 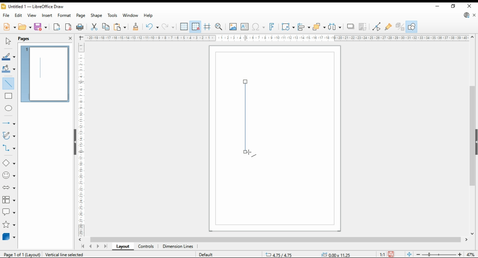 What do you see at coordinates (258, 27) in the screenshot?
I see `insert special character` at bounding box center [258, 27].